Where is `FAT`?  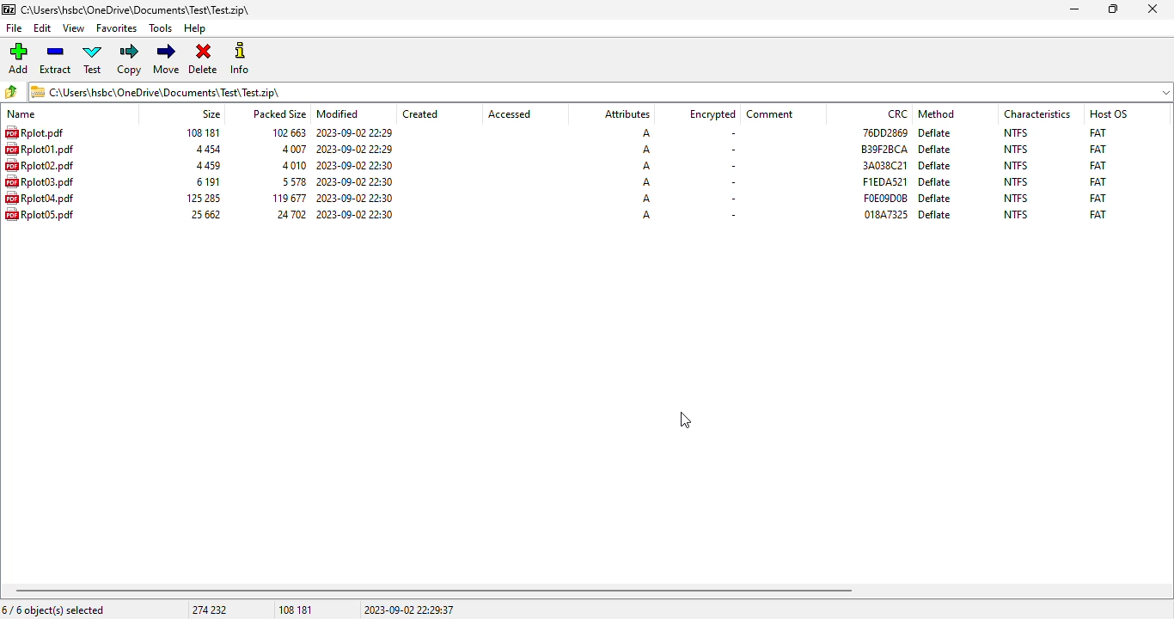 FAT is located at coordinates (1098, 214).